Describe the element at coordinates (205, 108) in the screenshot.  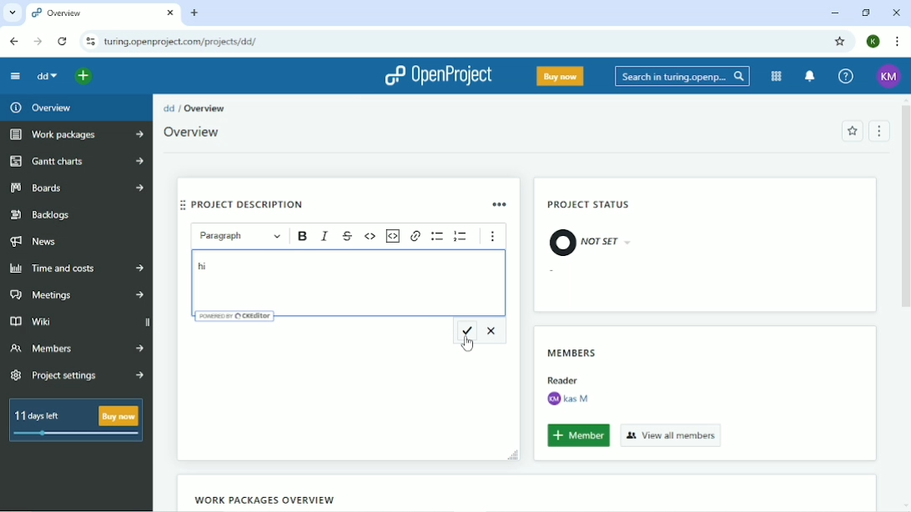
I see `Overview` at that location.